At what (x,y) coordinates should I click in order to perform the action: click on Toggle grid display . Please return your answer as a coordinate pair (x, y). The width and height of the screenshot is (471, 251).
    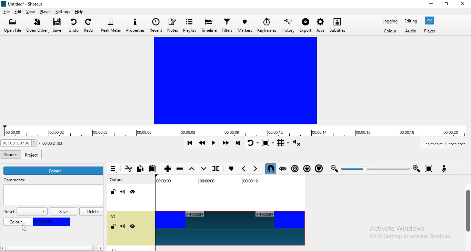
    Looking at the image, I should click on (283, 143).